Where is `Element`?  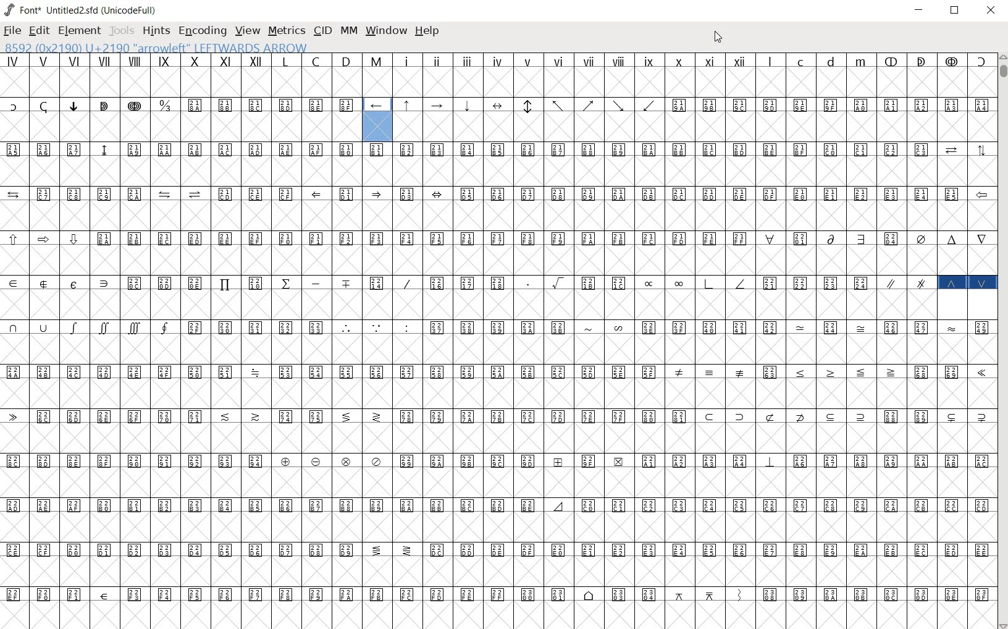 Element is located at coordinates (80, 31).